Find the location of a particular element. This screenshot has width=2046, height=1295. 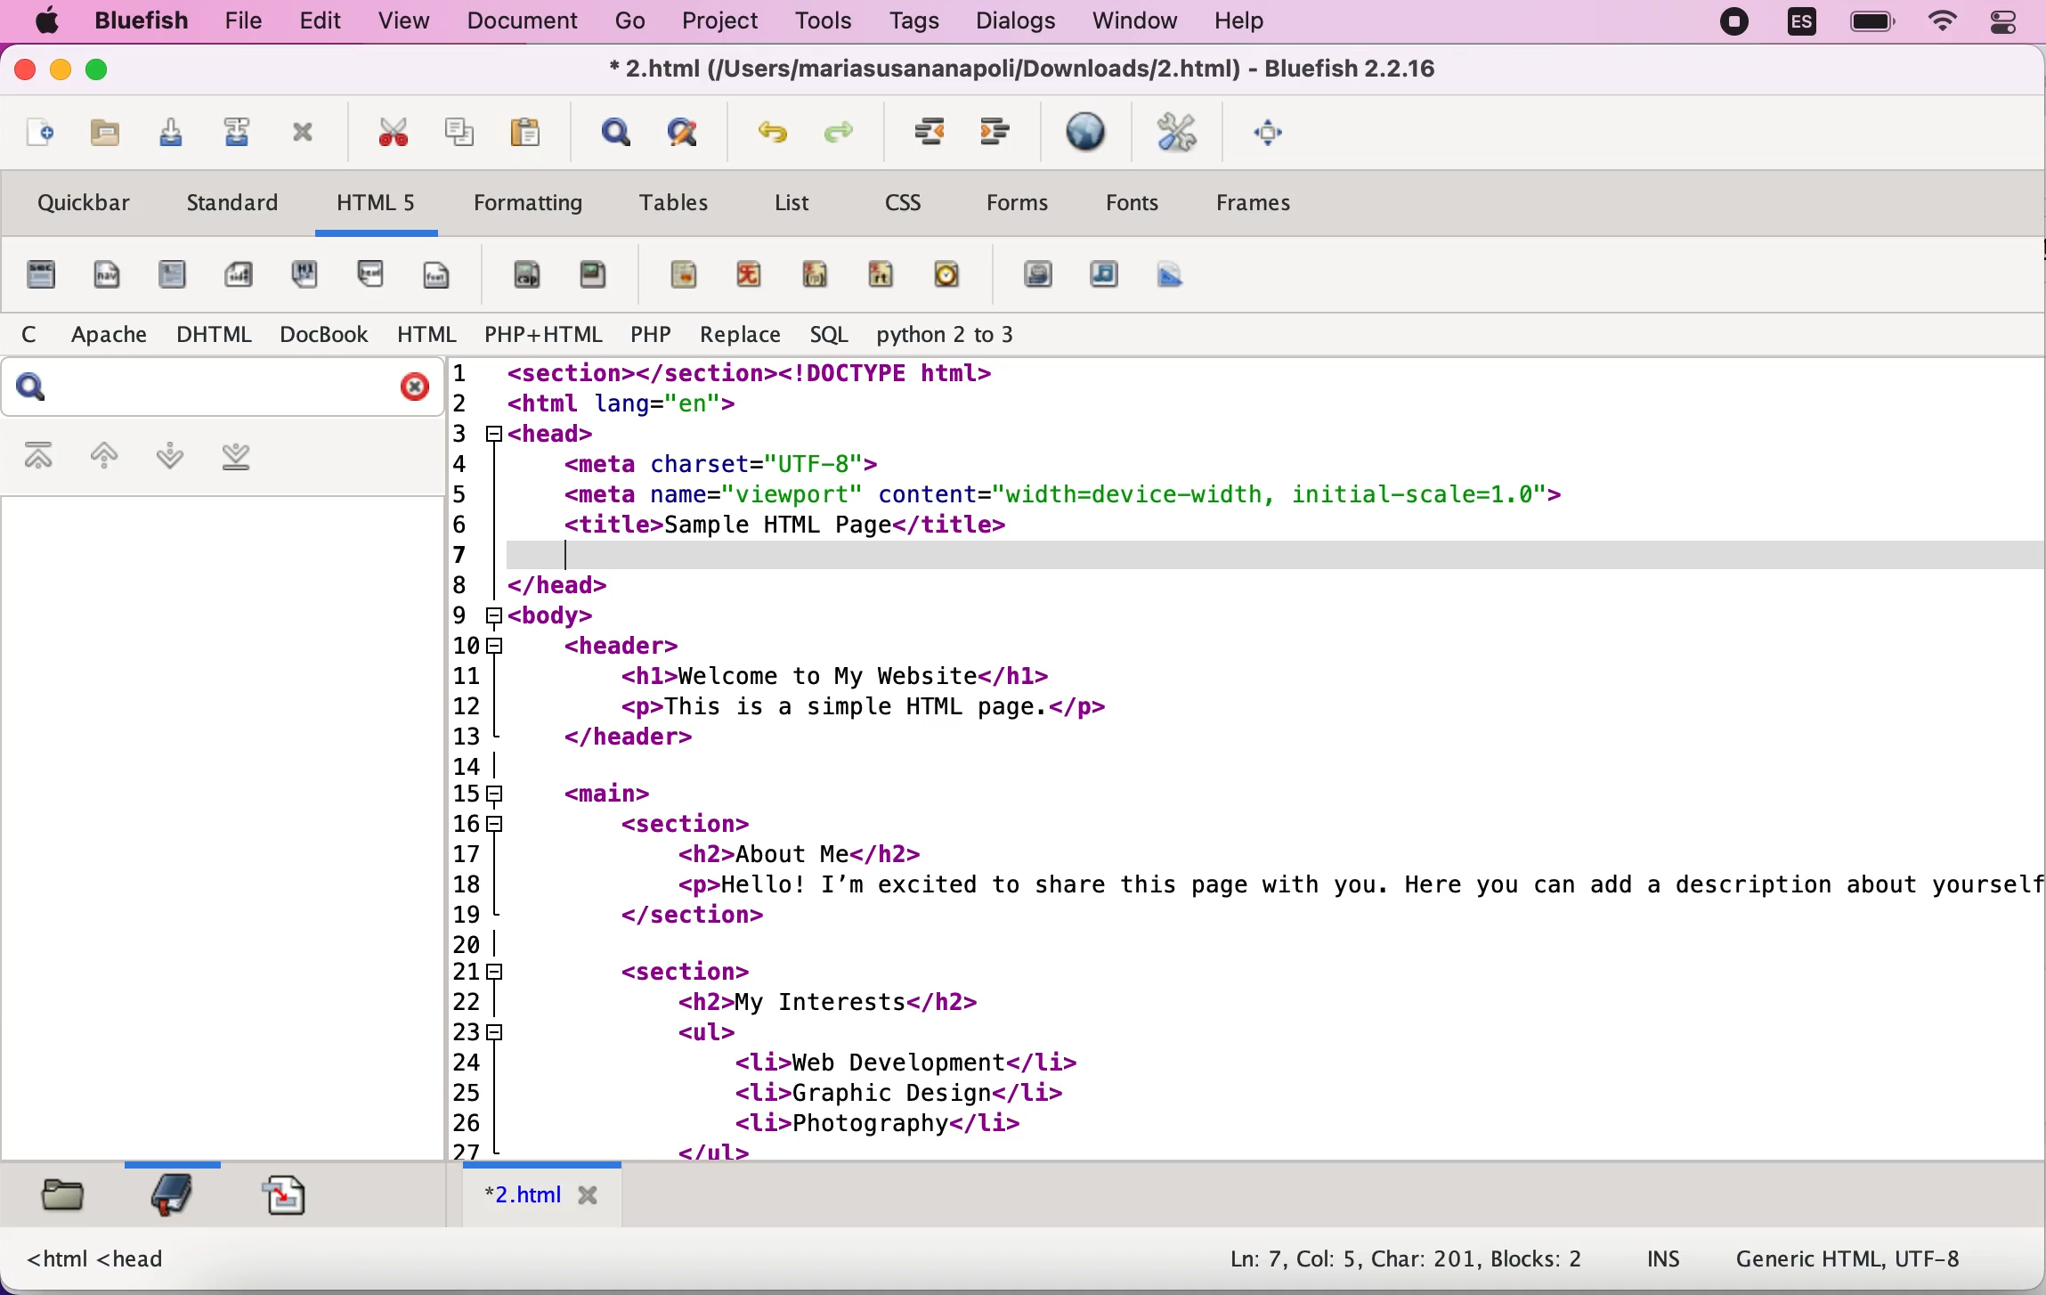

ruby text is located at coordinates (884, 273).